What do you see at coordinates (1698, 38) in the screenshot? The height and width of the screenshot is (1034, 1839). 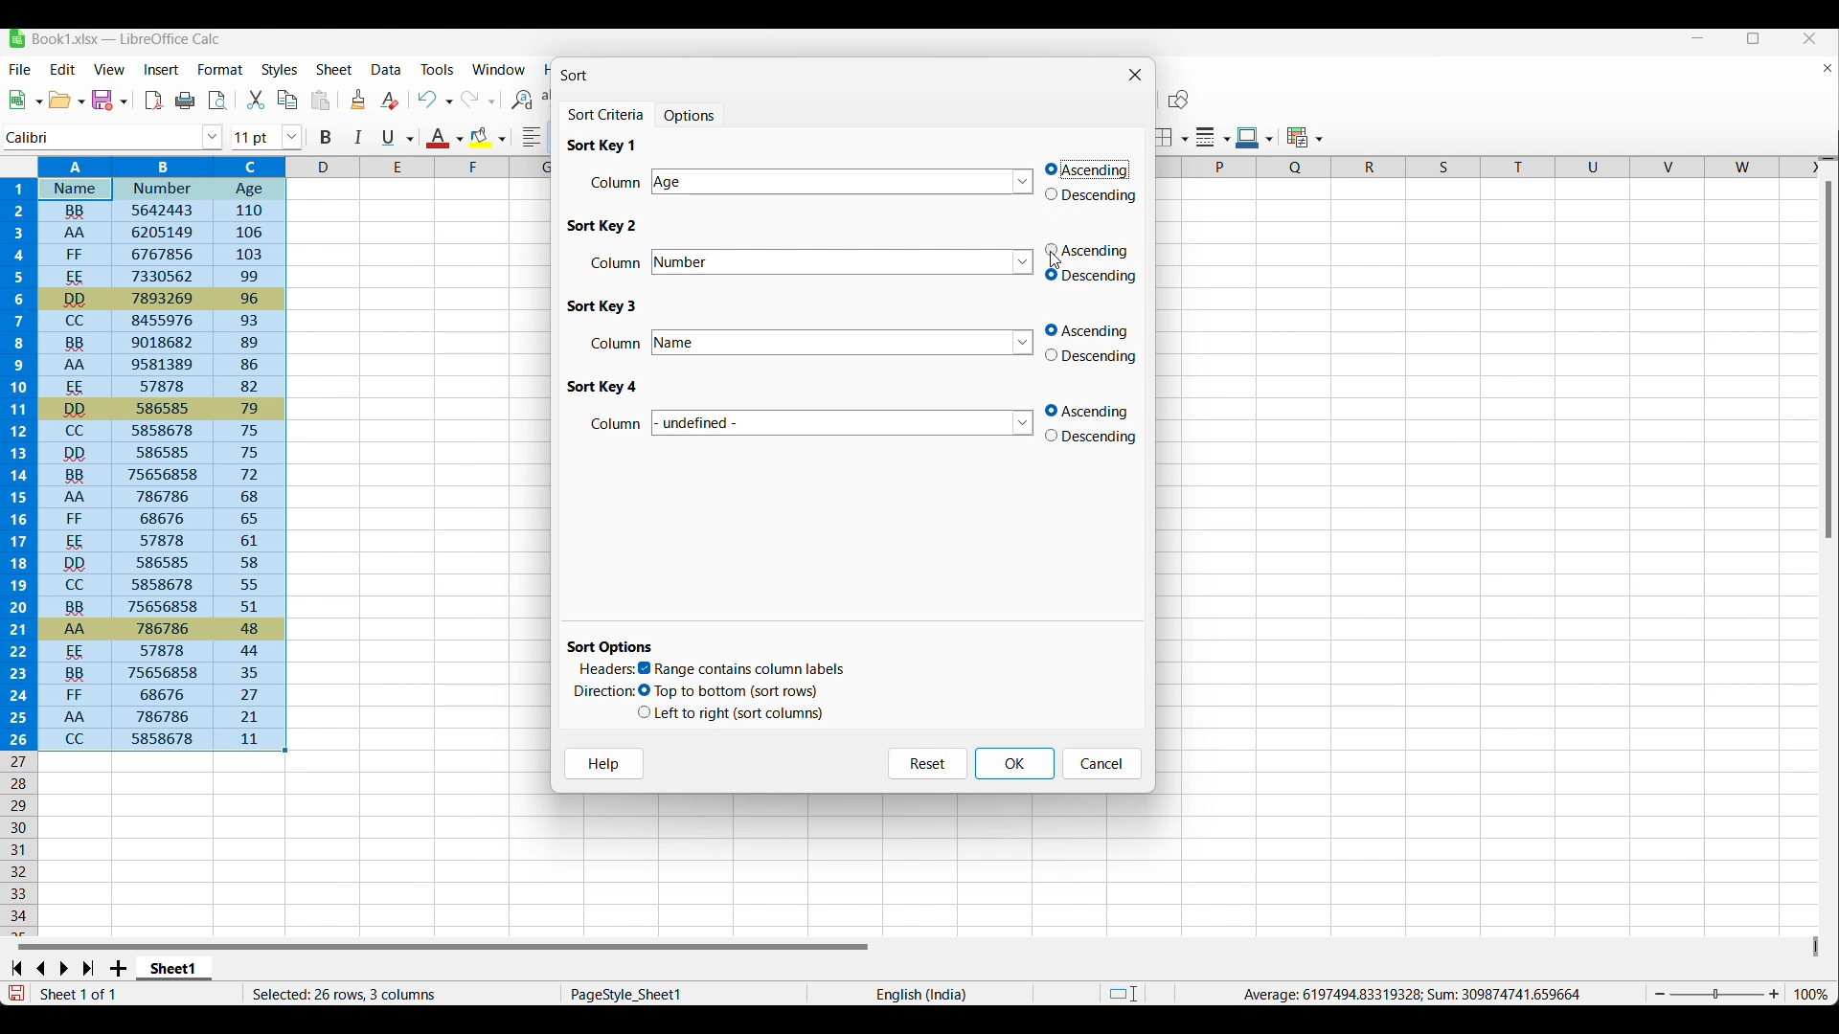 I see `Minimize` at bounding box center [1698, 38].